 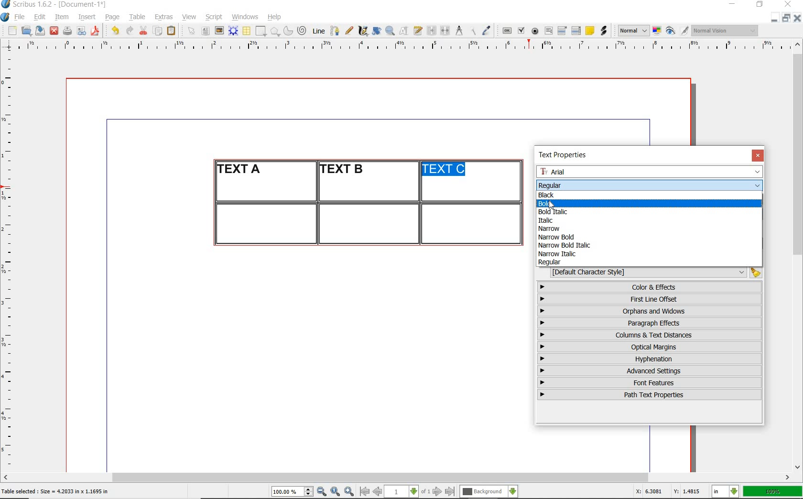 What do you see at coordinates (773, 491) in the screenshot?
I see `100%` at bounding box center [773, 491].